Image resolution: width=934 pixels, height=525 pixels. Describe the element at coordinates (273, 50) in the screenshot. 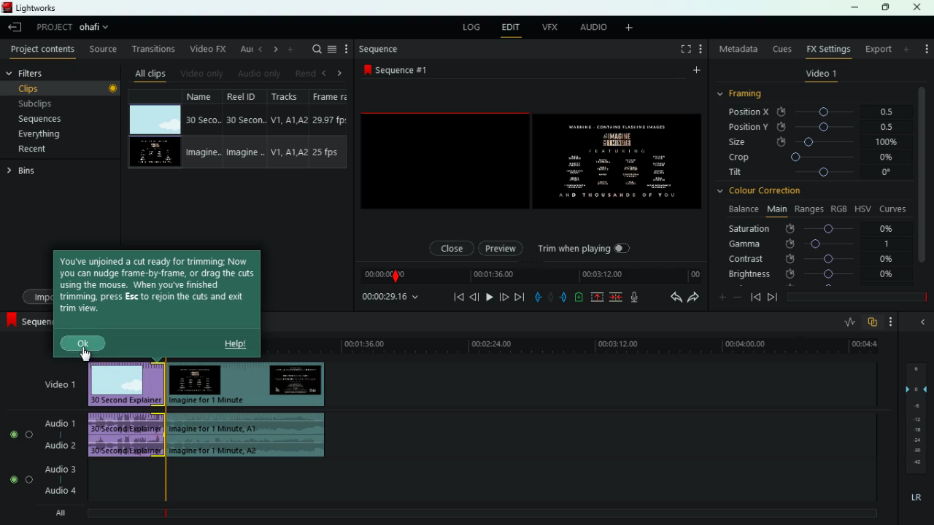

I see `change` at that location.